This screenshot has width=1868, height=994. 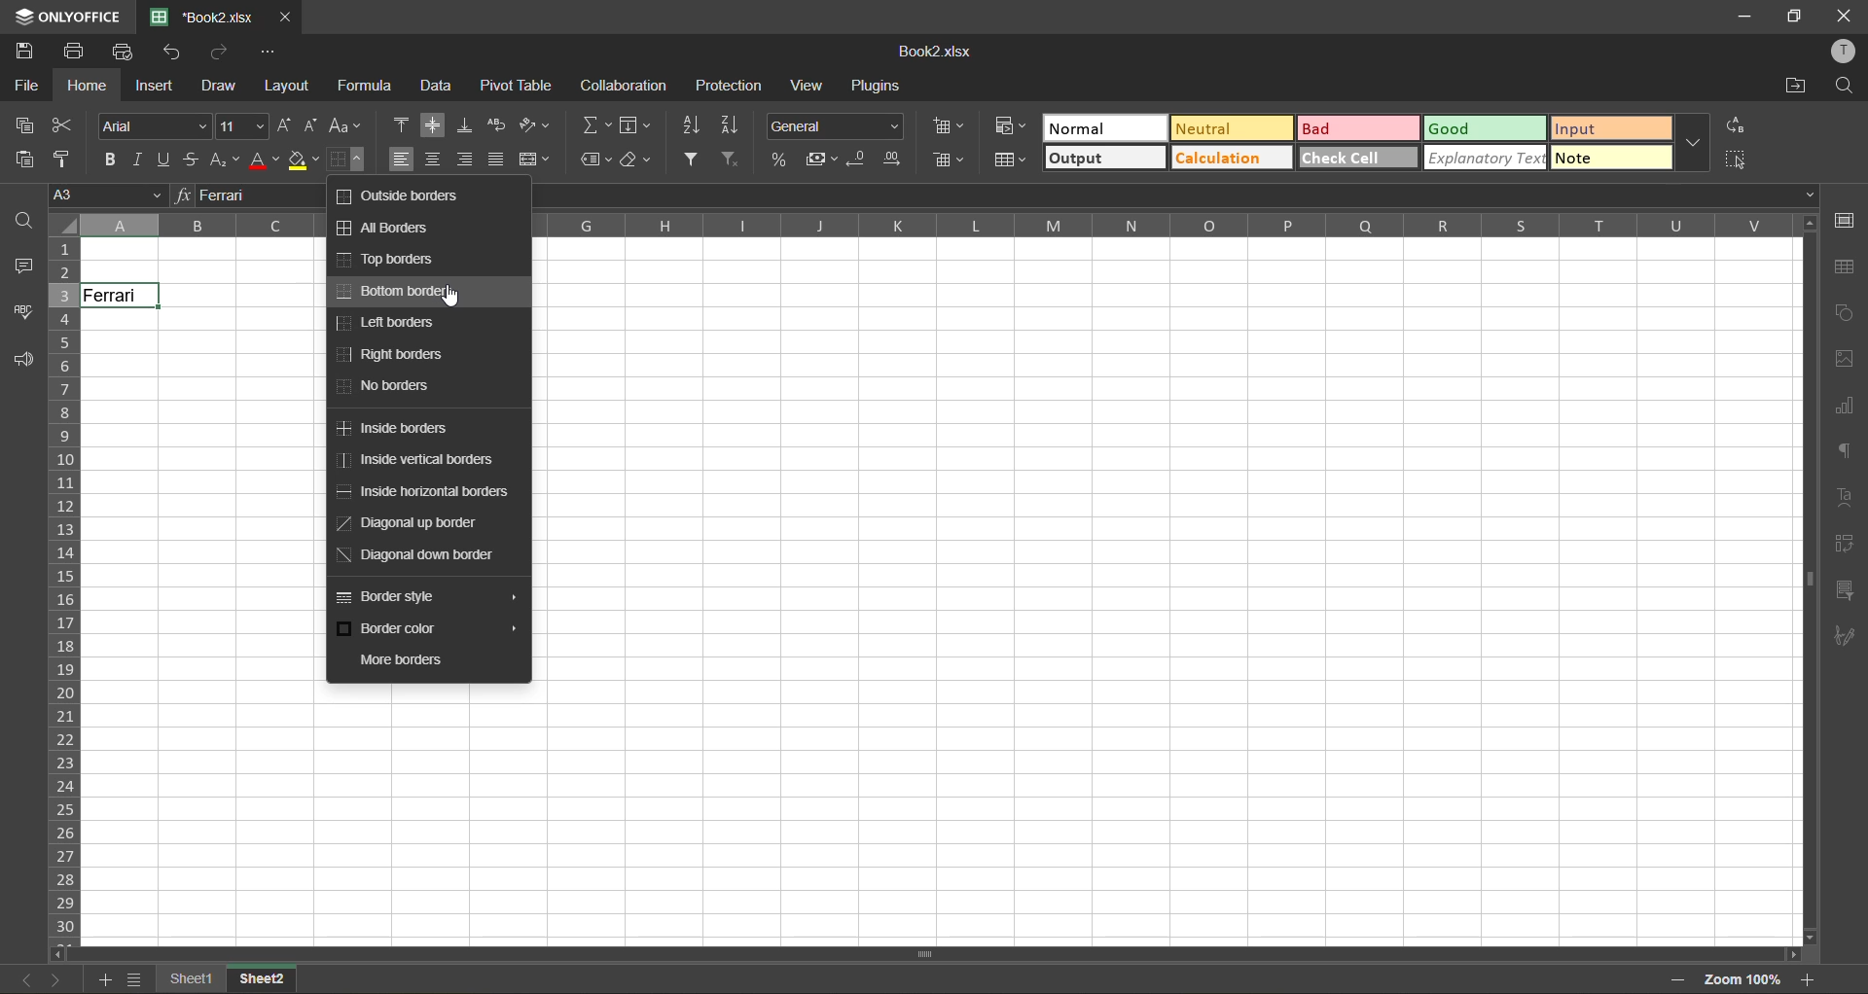 What do you see at coordinates (23, 265) in the screenshot?
I see `comments` at bounding box center [23, 265].